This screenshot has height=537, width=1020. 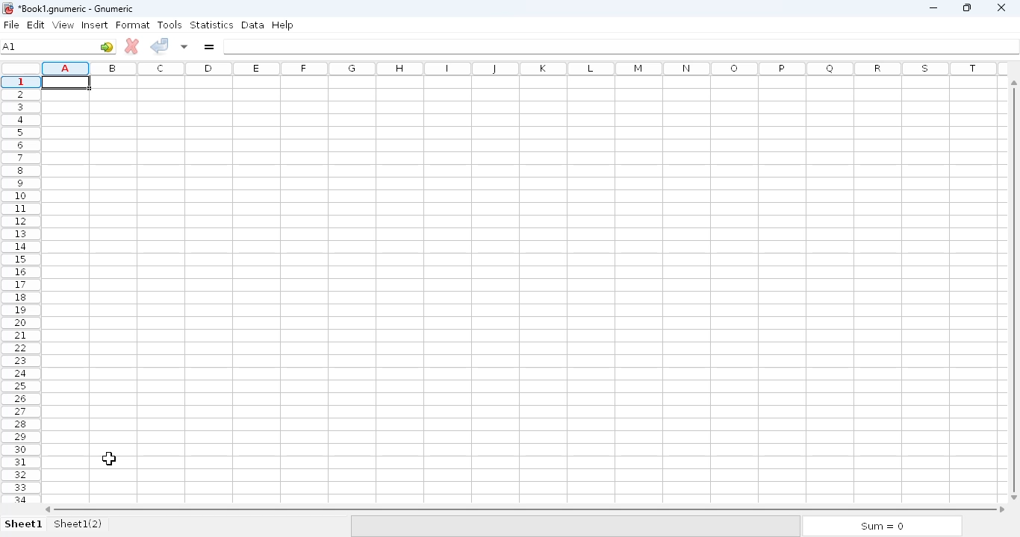 What do you see at coordinates (160, 45) in the screenshot?
I see `accept change` at bounding box center [160, 45].